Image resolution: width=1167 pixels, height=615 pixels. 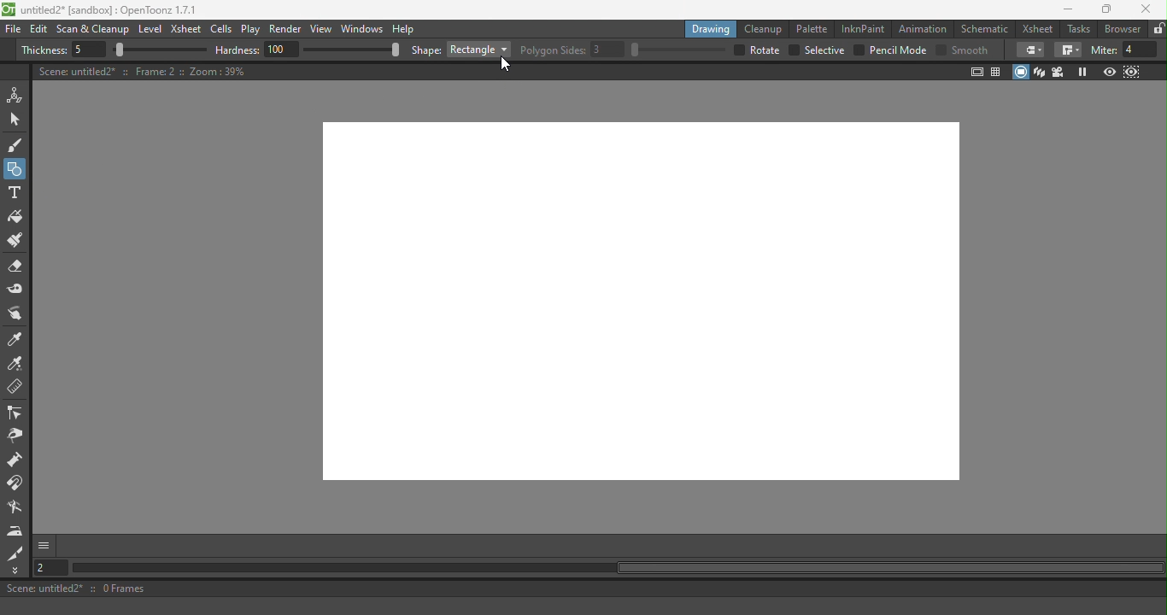 I want to click on Schematic, so click(x=983, y=27).